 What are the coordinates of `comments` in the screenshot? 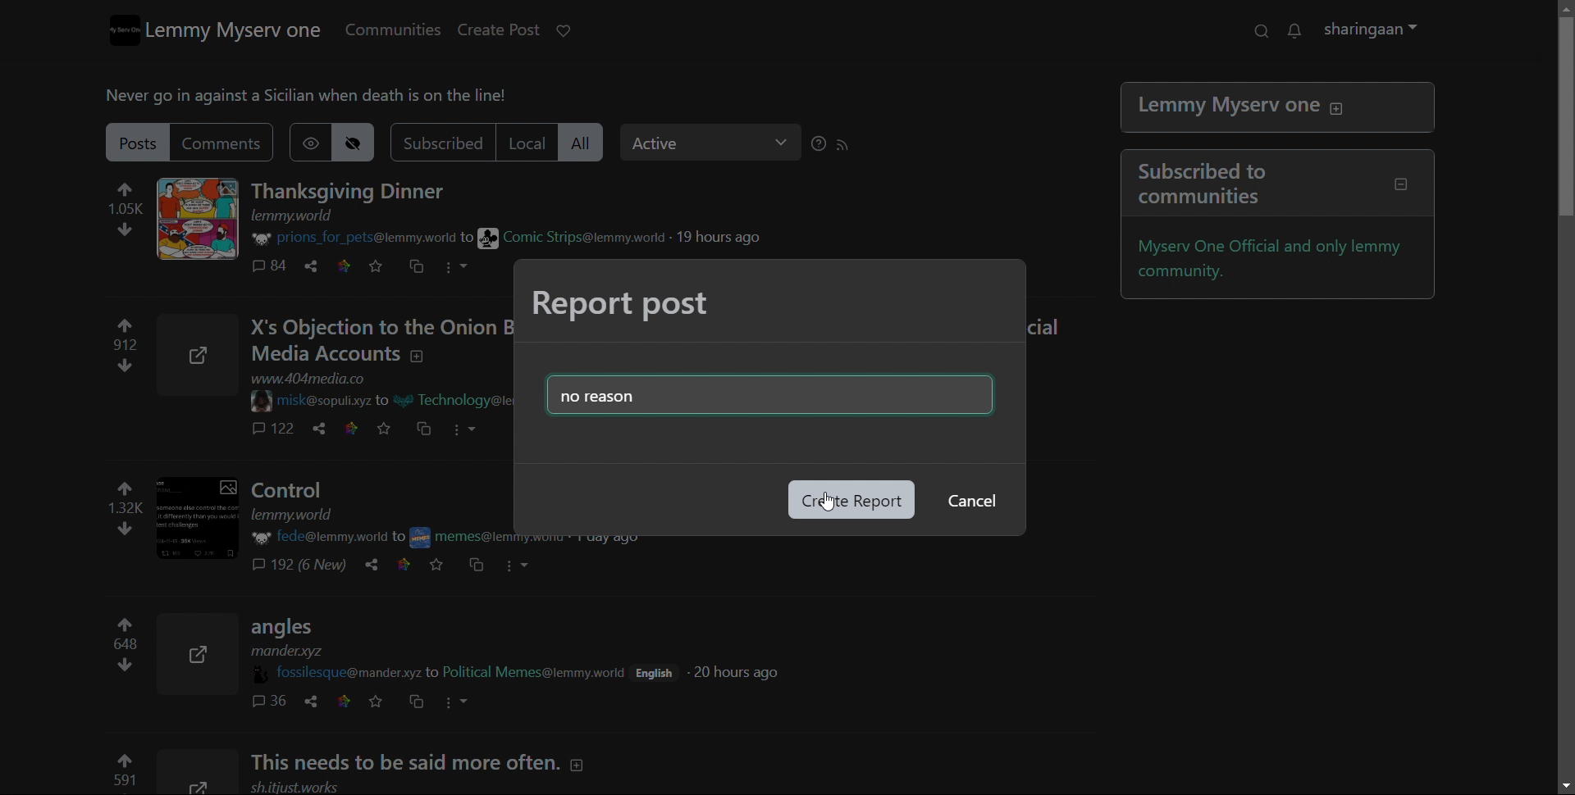 It's located at (276, 702).